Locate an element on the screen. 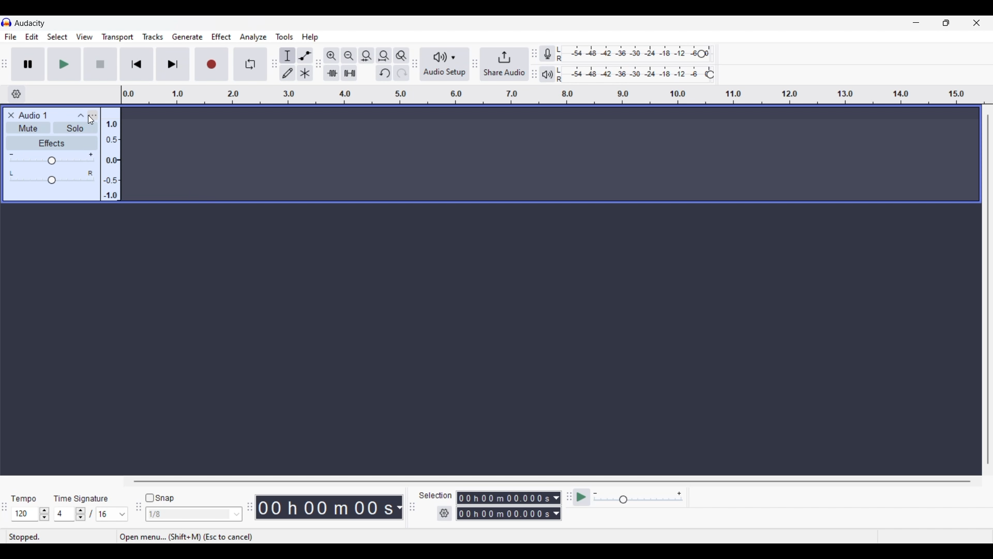  File menu is located at coordinates (10, 37).